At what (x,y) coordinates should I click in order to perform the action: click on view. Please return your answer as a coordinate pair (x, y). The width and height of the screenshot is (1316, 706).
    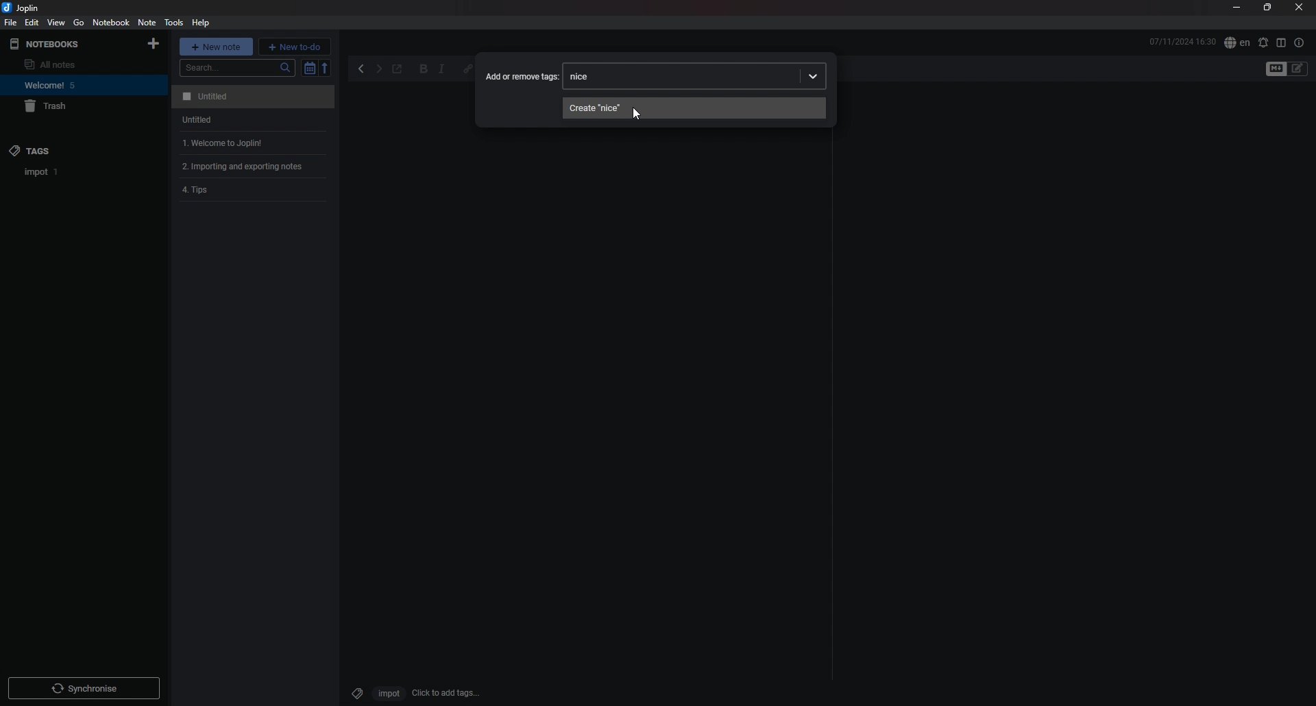
    Looking at the image, I should click on (57, 23).